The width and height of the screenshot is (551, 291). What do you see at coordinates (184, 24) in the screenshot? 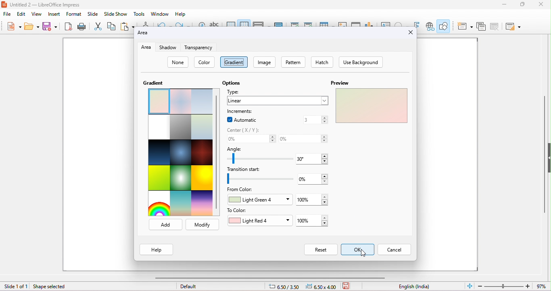
I see `redo` at bounding box center [184, 24].